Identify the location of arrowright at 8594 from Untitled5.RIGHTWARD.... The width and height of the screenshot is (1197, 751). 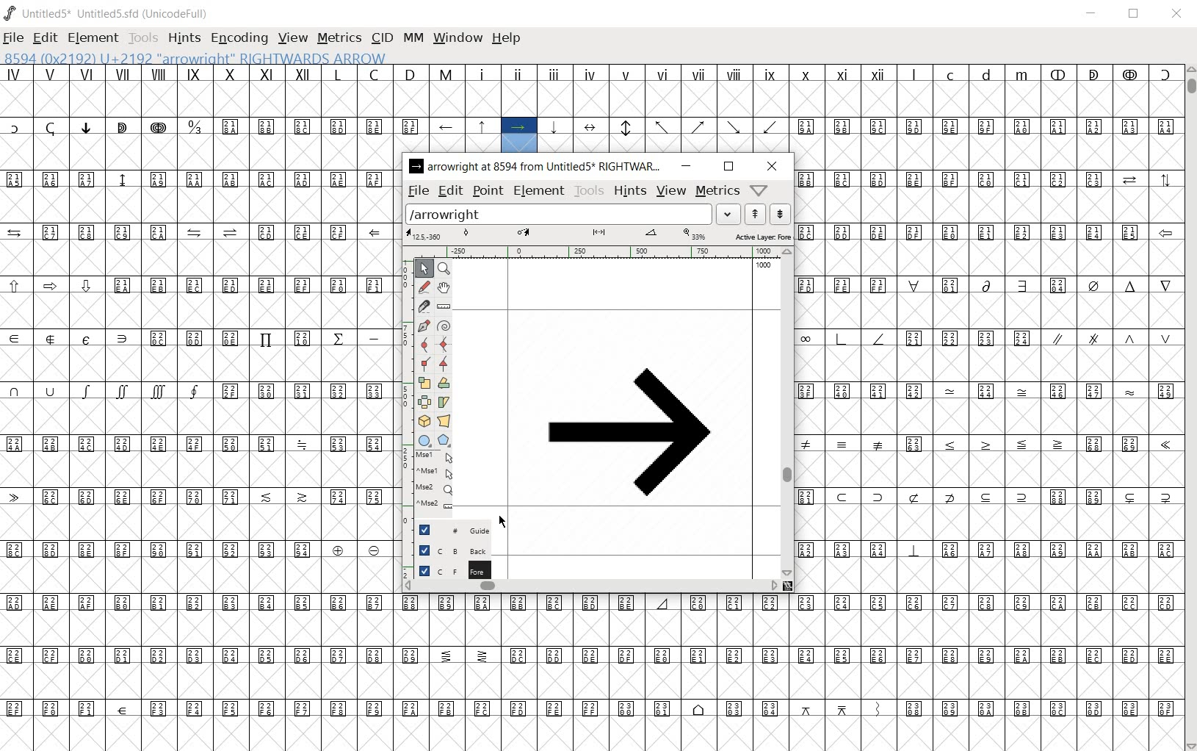
(536, 167).